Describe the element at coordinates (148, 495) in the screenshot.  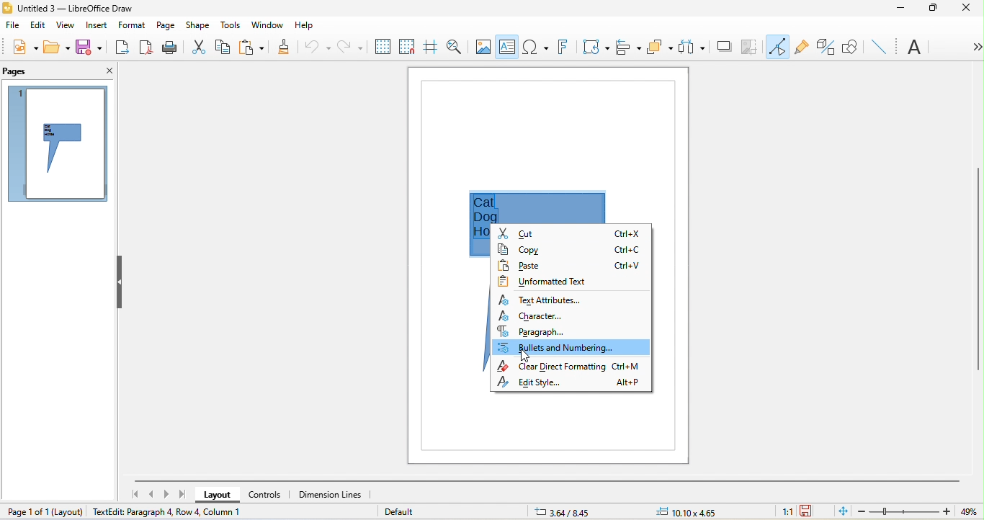
I see `previous page` at that location.